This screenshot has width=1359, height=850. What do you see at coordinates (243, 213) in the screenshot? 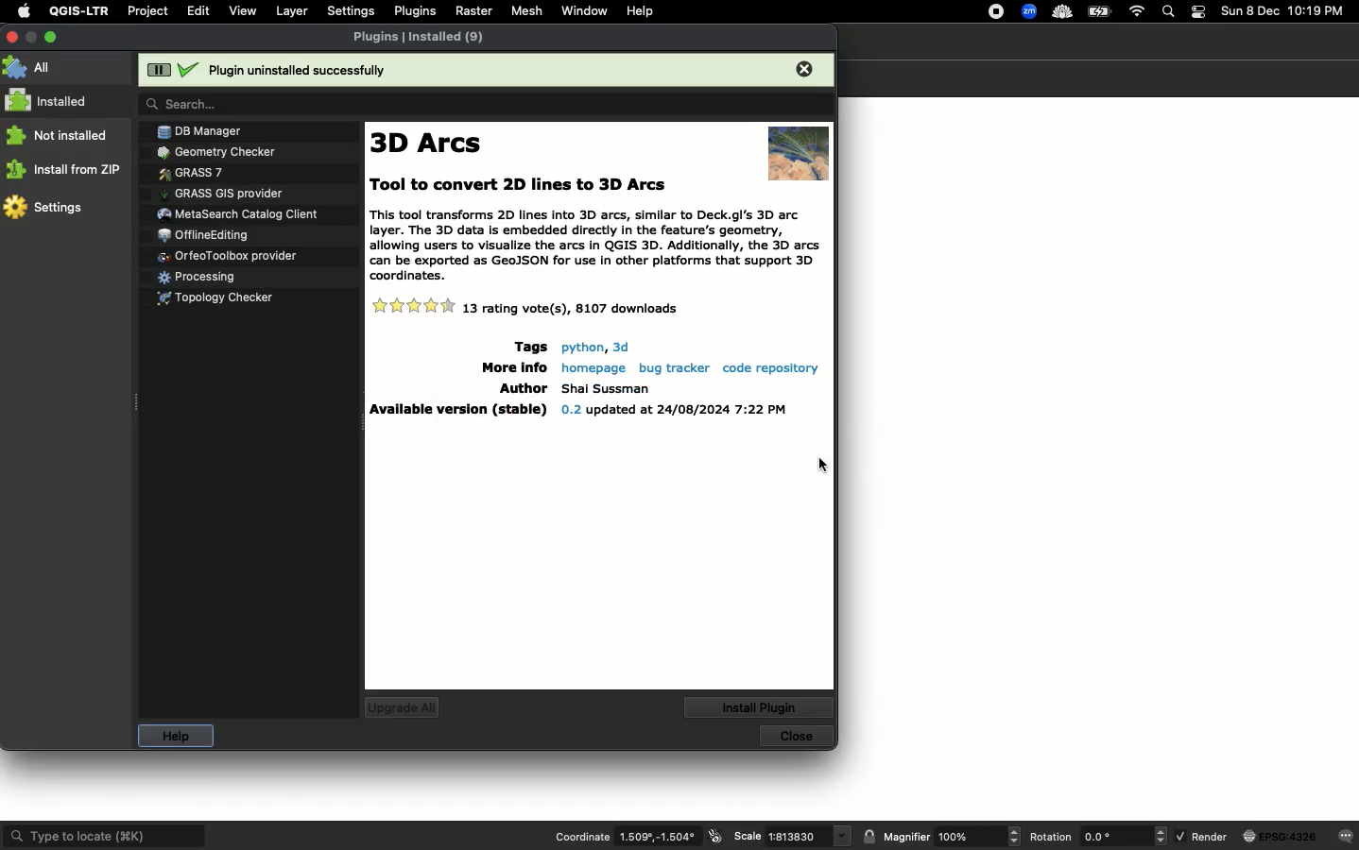
I see `Plugins` at bounding box center [243, 213].